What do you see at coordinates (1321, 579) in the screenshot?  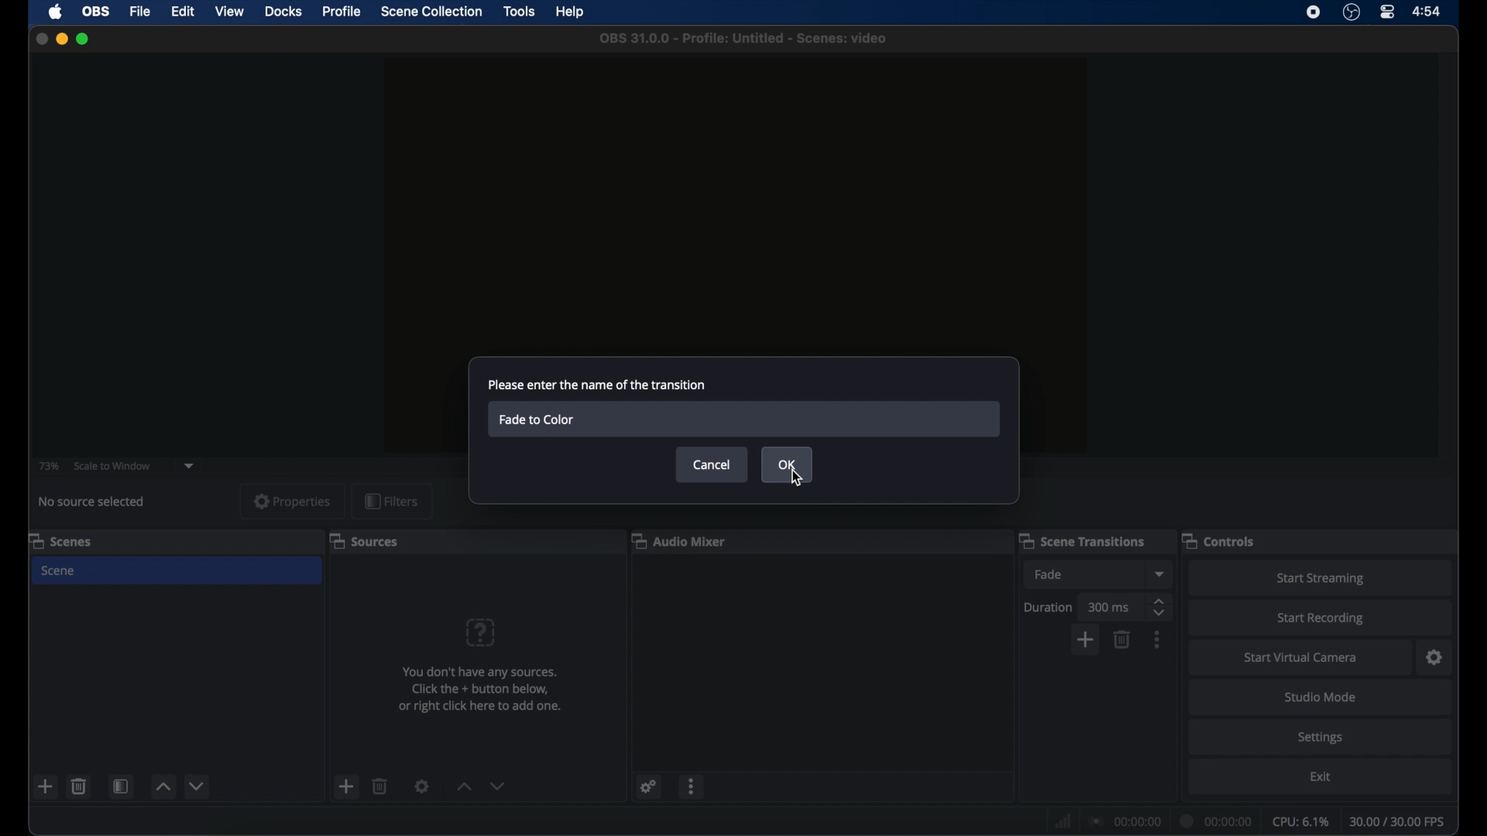 I see `start streaming` at bounding box center [1321, 579].